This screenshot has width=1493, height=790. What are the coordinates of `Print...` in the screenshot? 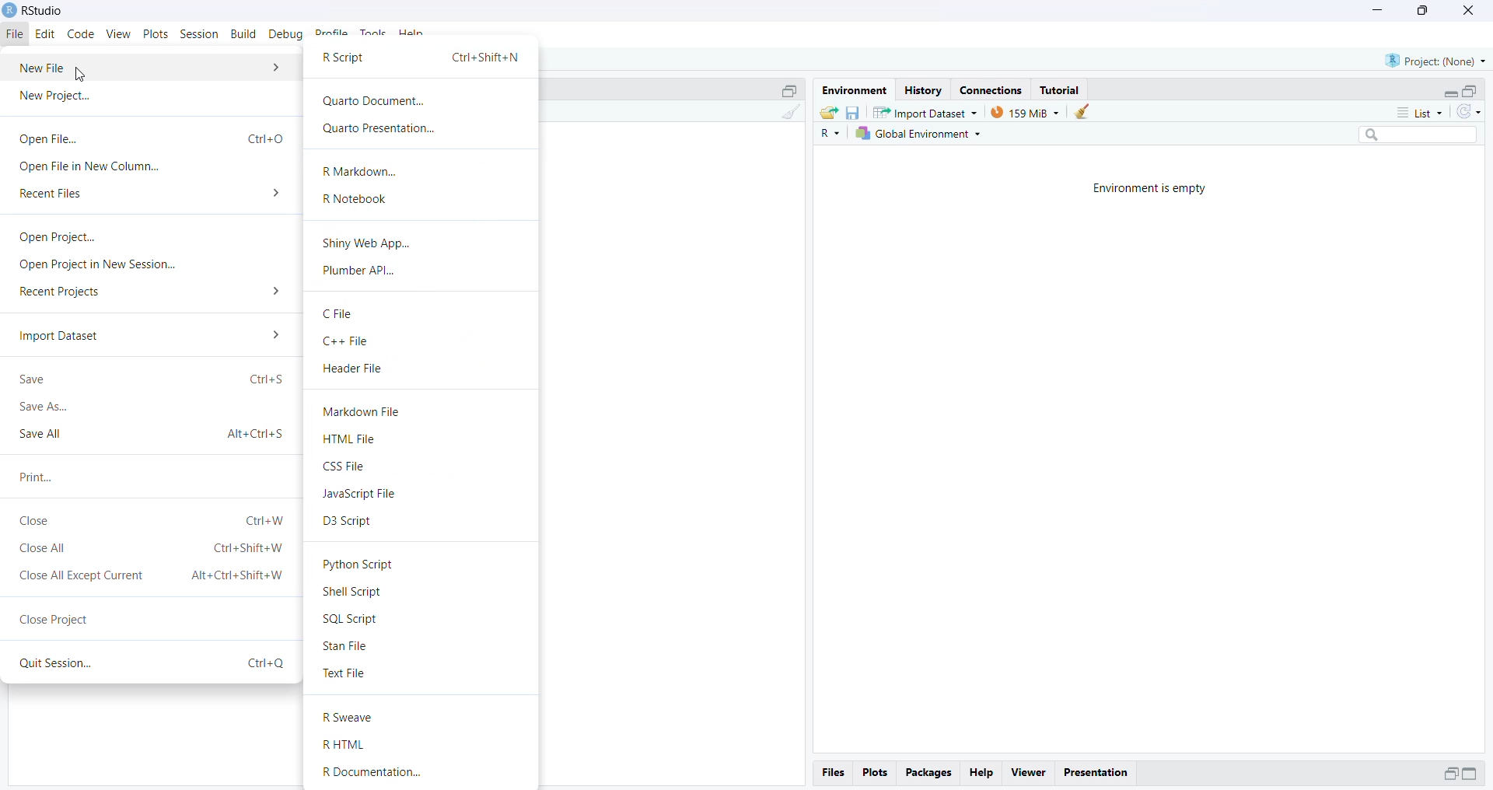 It's located at (37, 477).